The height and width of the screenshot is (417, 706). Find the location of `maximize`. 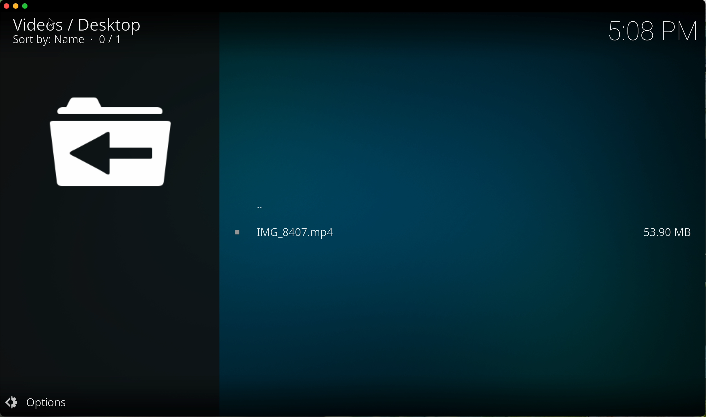

maximize is located at coordinates (26, 6).